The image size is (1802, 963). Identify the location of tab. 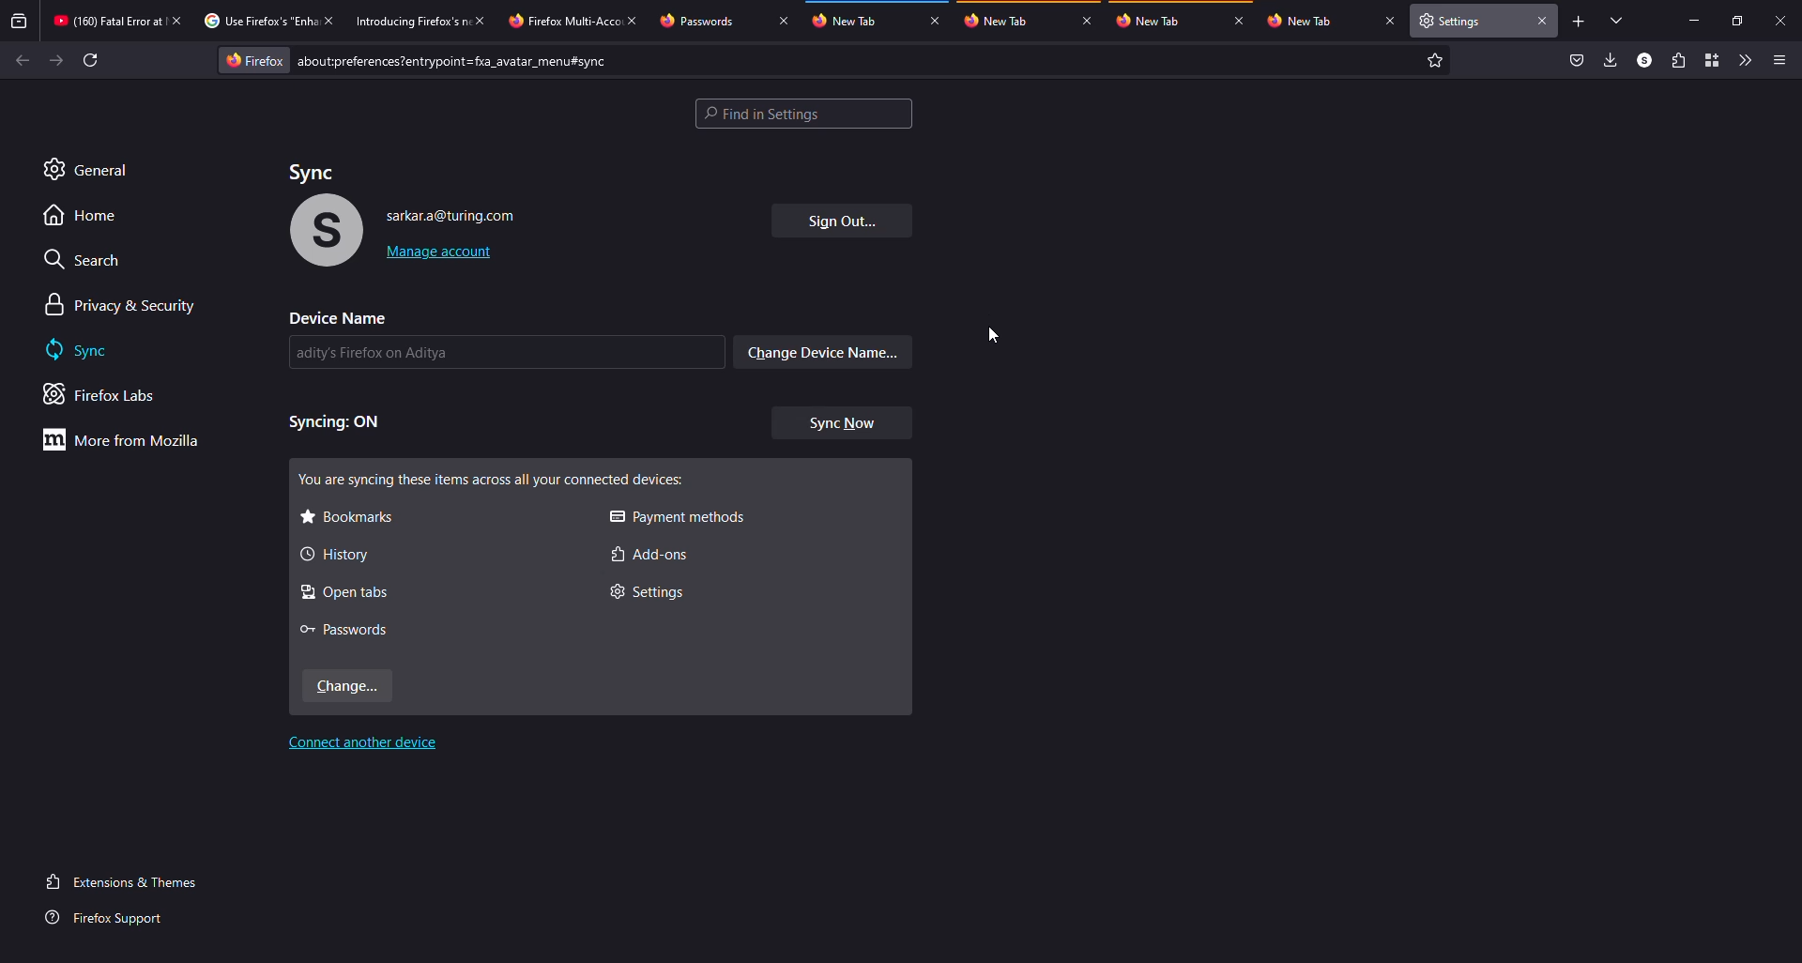
(862, 22).